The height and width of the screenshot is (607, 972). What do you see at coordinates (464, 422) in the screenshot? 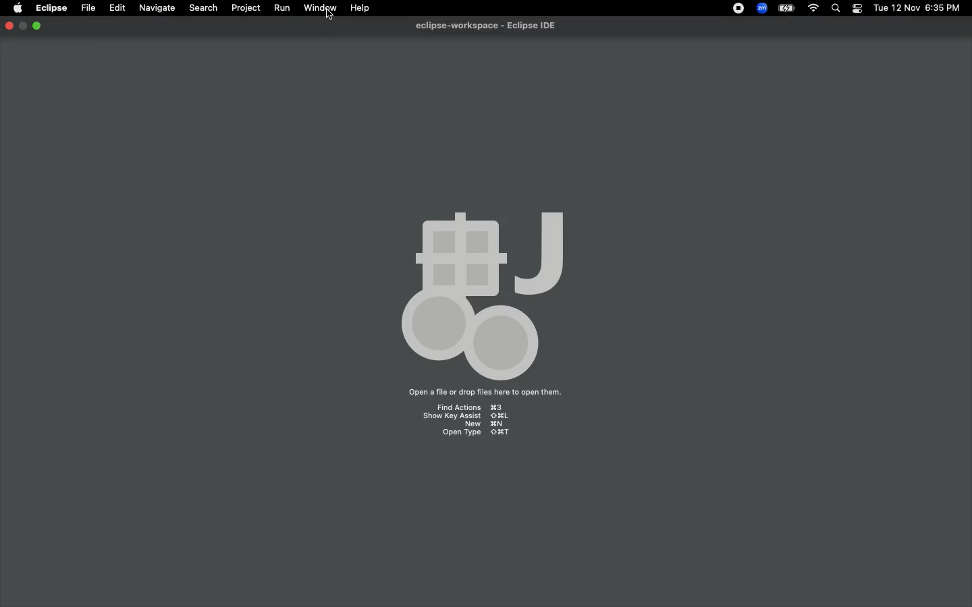
I see `Shortcuts` at bounding box center [464, 422].